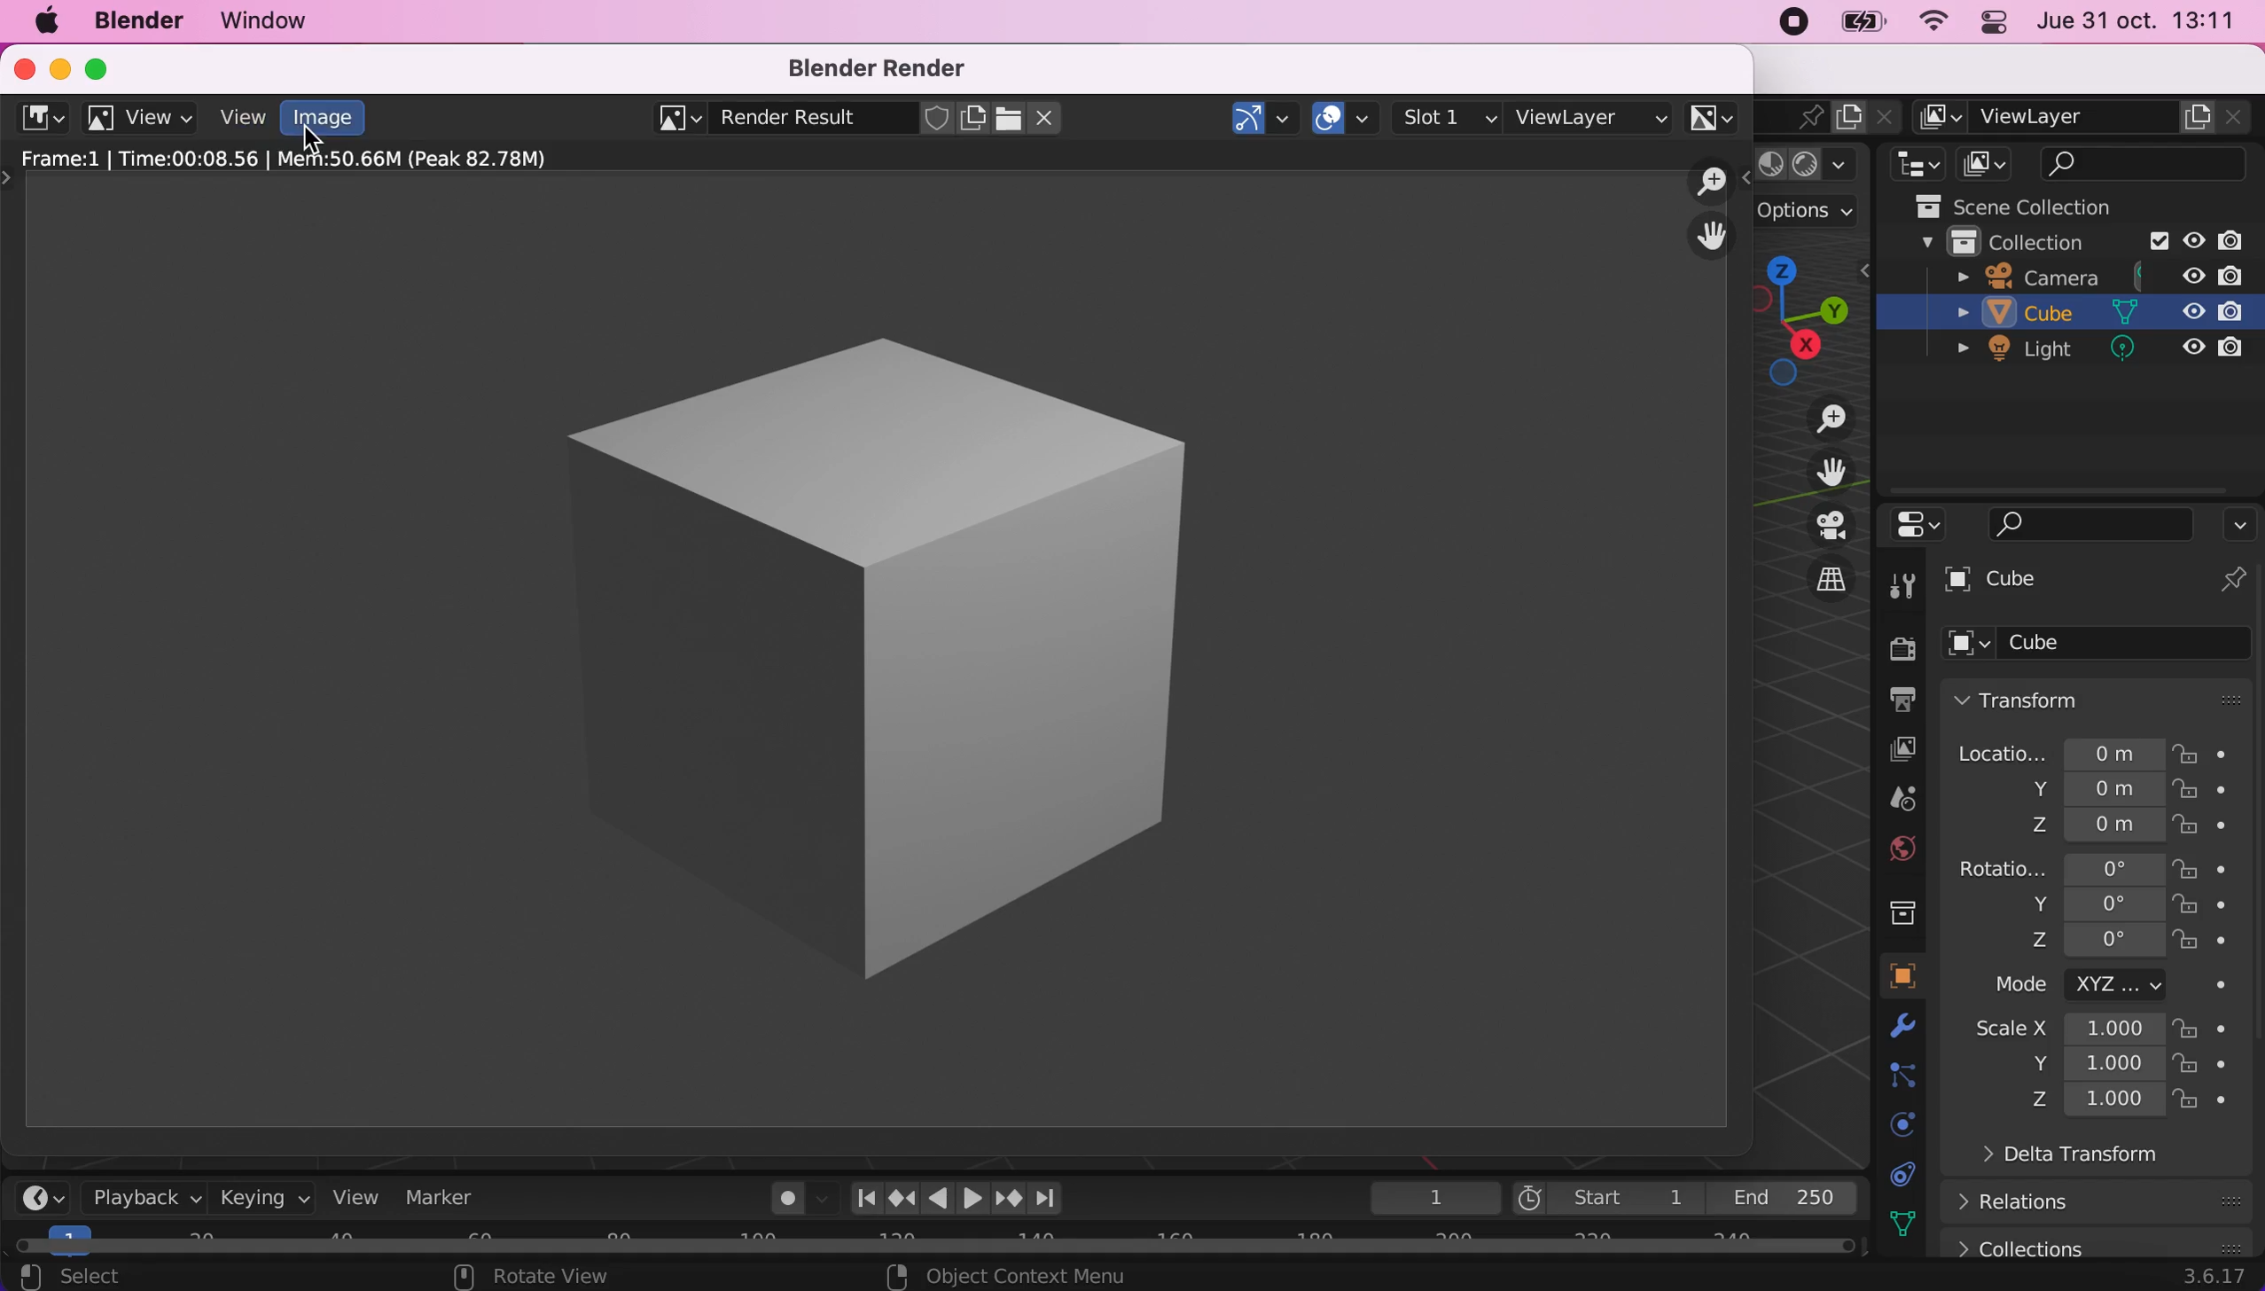 The image size is (2265, 1291). I want to click on relations, so click(2026, 1202).